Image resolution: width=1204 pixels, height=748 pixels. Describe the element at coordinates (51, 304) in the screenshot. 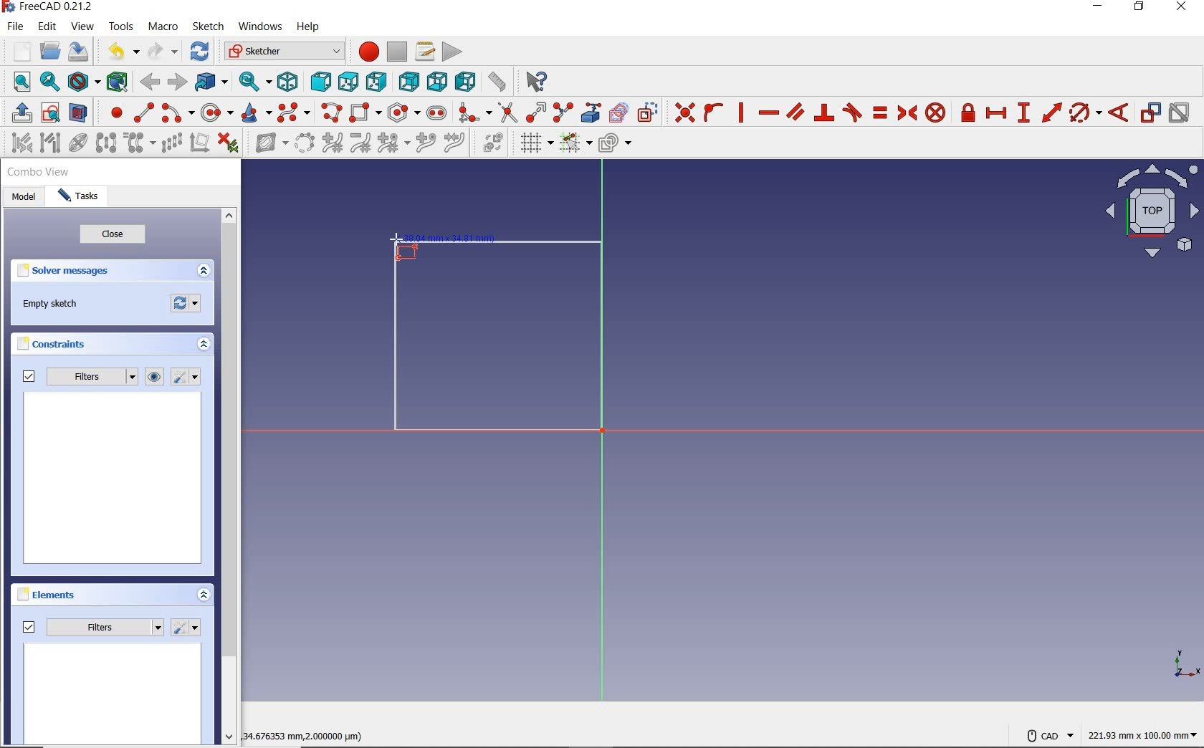

I see `empty sketch` at that location.